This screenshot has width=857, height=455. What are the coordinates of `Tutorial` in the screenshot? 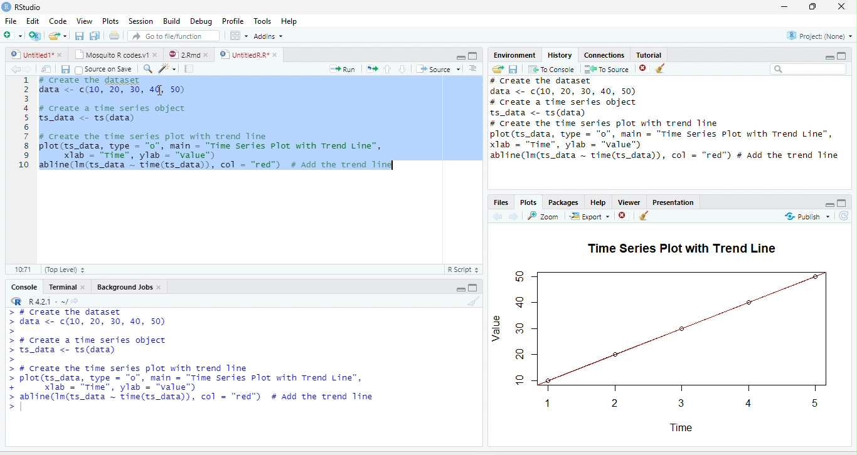 It's located at (650, 55).